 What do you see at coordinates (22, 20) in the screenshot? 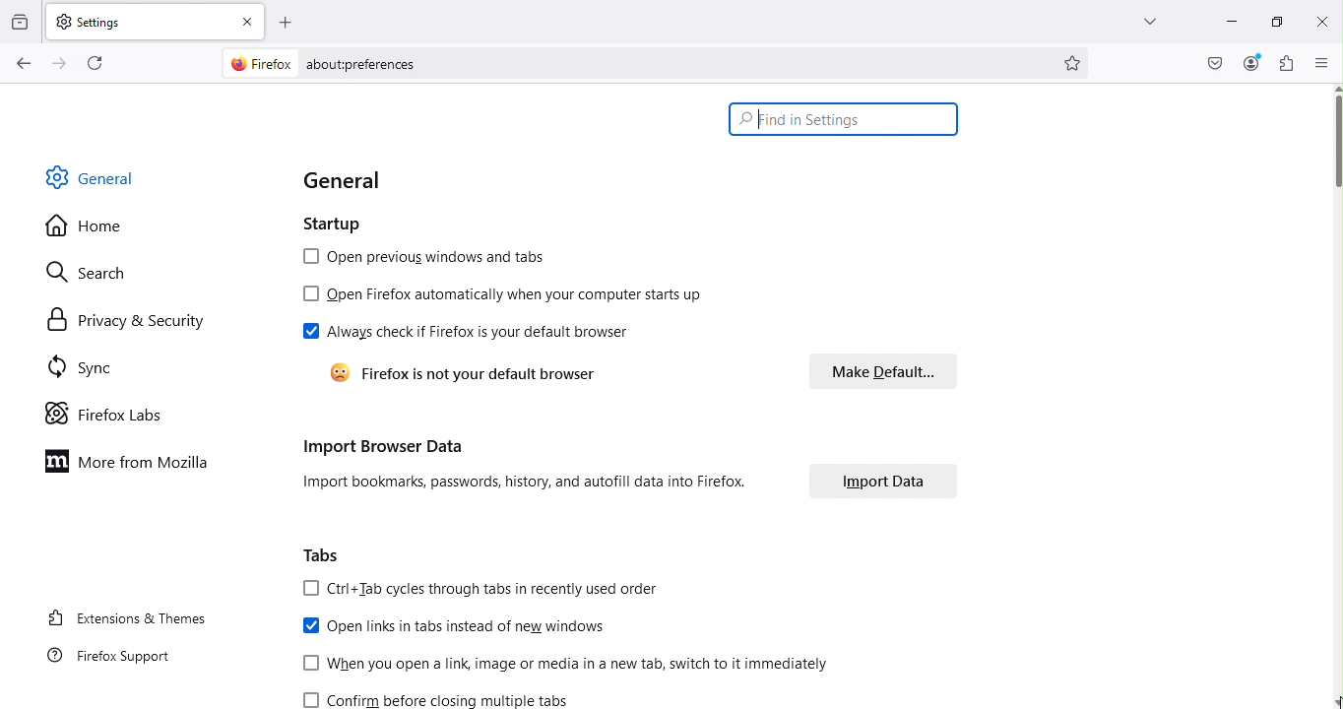
I see `View recent browsing across windows and devices` at bounding box center [22, 20].